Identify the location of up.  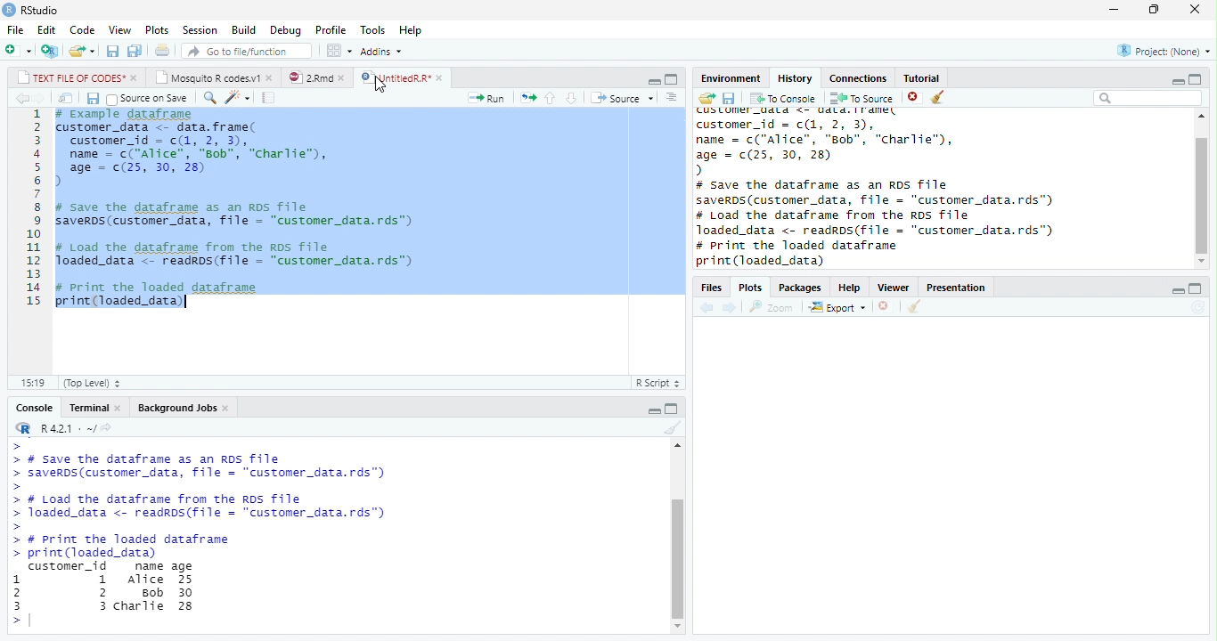
(551, 99).